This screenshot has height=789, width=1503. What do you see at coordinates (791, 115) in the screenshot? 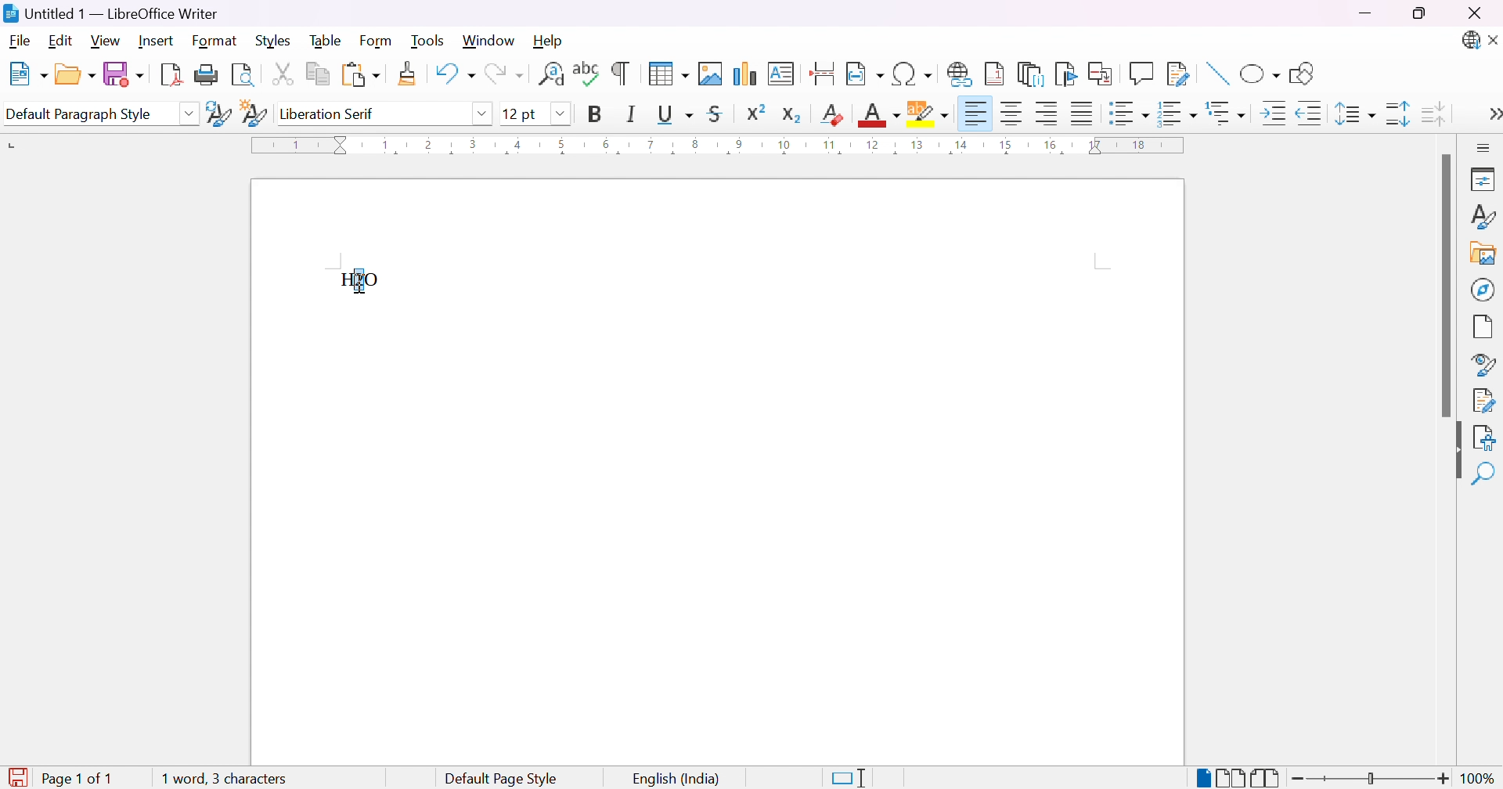
I see `Subscript` at bounding box center [791, 115].